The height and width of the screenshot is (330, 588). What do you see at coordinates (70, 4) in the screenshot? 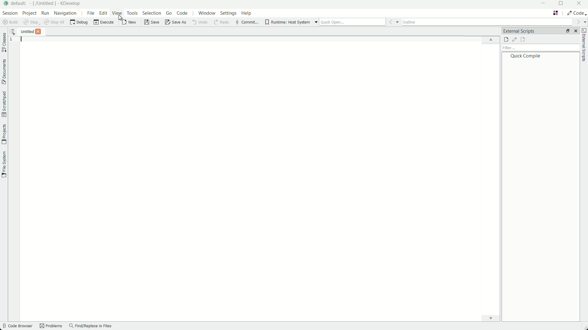
I see `kdevelop` at bounding box center [70, 4].